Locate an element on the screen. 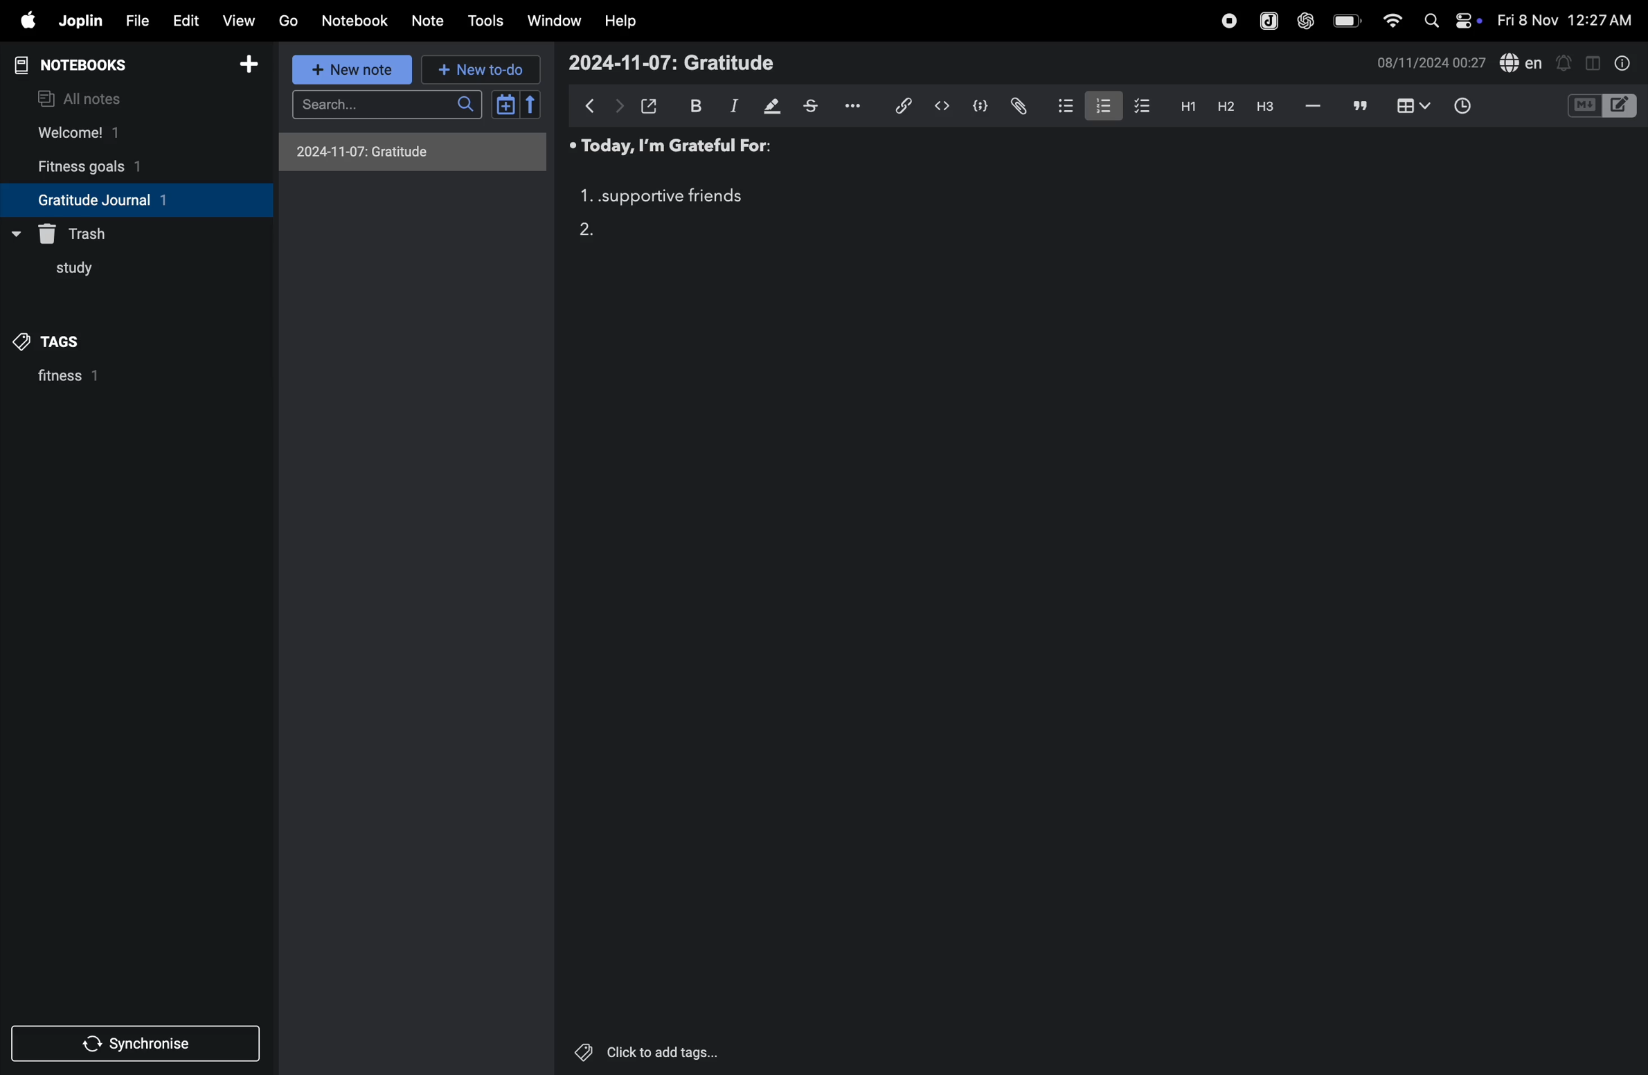 The height and width of the screenshot is (1075, 1648). highlight is located at coordinates (772, 105).